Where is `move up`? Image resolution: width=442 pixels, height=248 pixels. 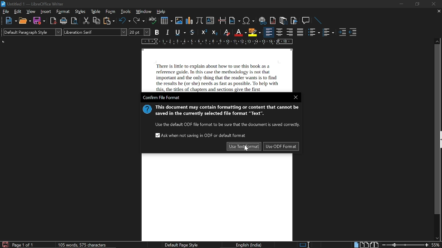 move up is located at coordinates (437, 41).